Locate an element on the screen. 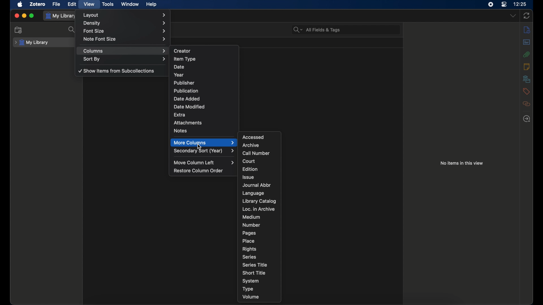  search is located at coordinates (72, 30).